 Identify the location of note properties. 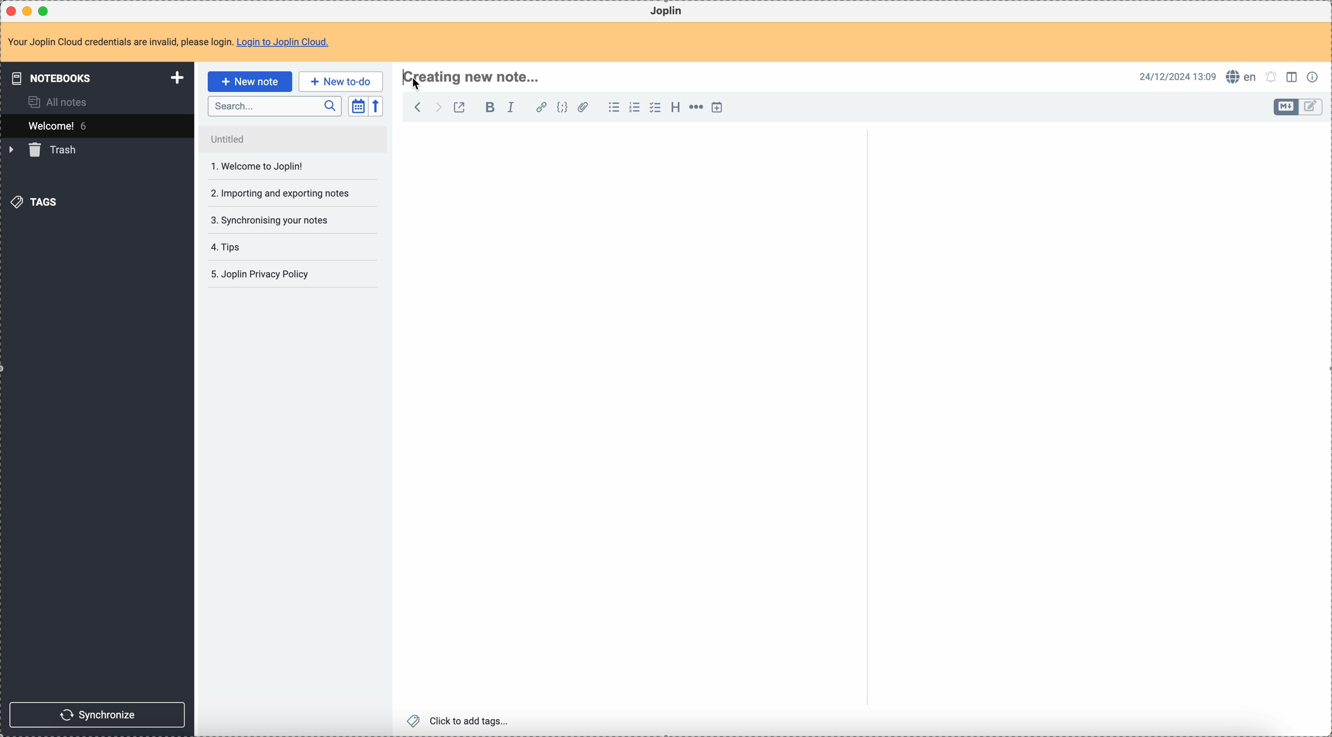
(1314, 76).